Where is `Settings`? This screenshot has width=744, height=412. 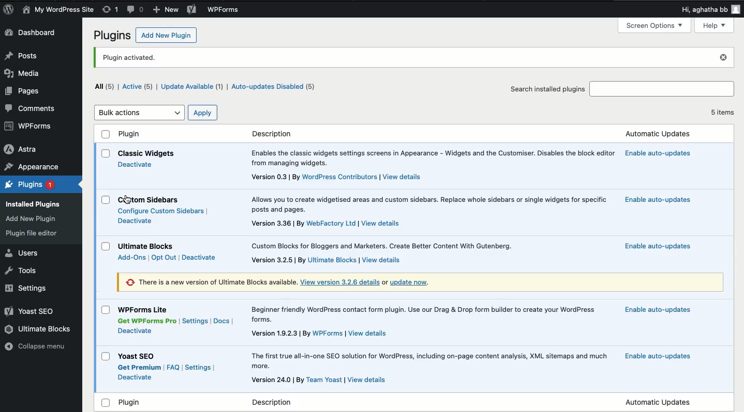 Settings is located at coordinates (27, 288).